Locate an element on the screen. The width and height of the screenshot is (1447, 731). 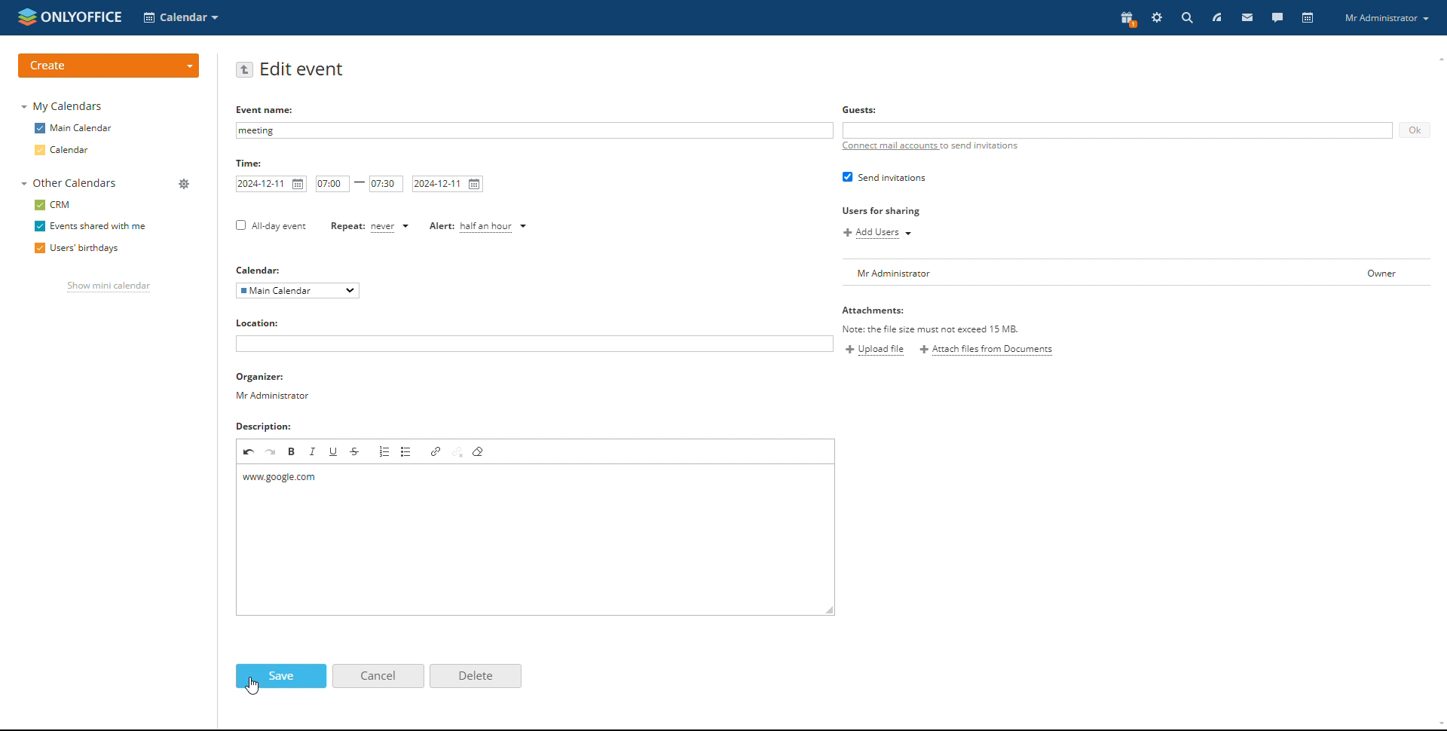
add location is located at coordinates (534, 344).